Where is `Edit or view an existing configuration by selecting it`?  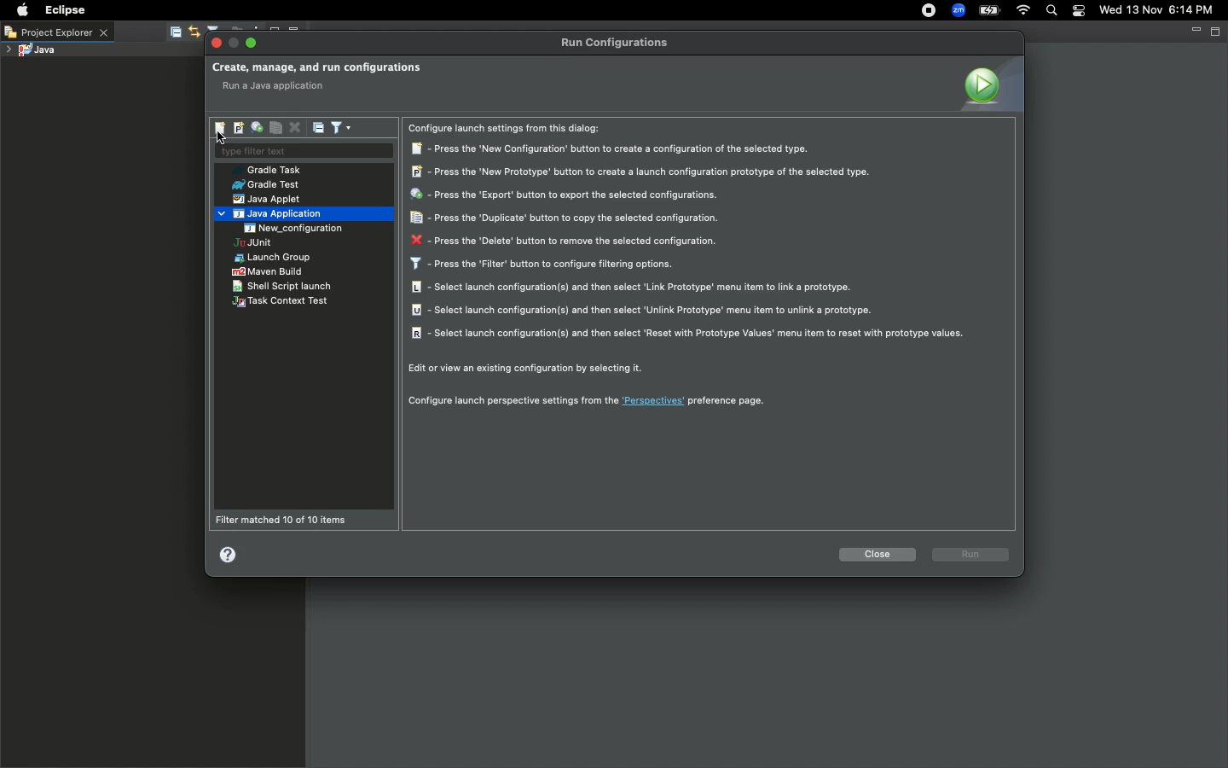
Edit or view an existing configuration by selecting it is located at coordinates (530, 369).